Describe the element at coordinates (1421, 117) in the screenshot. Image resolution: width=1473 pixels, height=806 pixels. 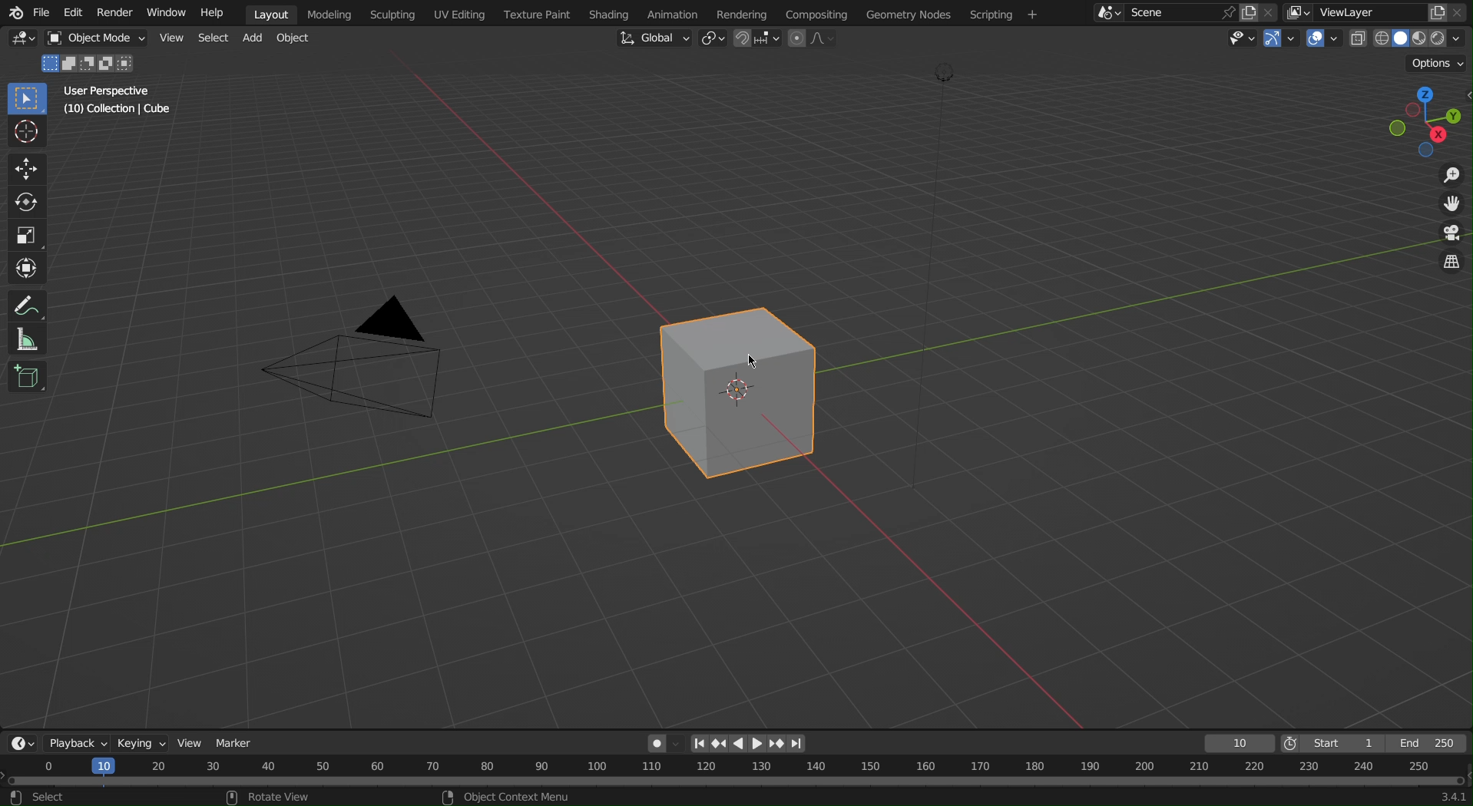
I see `Viewport` at that location.